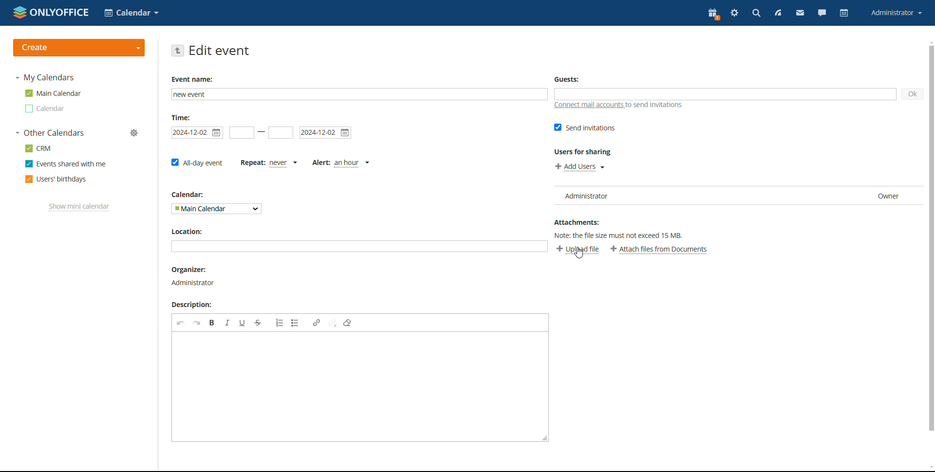 This screenshot has width=935, height=472. Describe the element at coordinates (280, 323) in the screenshot. I see `insert/remove numbered list` at that location.